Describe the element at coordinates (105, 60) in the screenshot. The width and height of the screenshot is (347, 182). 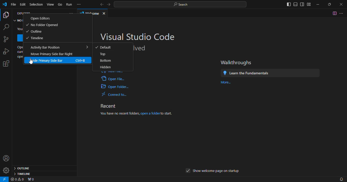
I see `Bottom` at that location.